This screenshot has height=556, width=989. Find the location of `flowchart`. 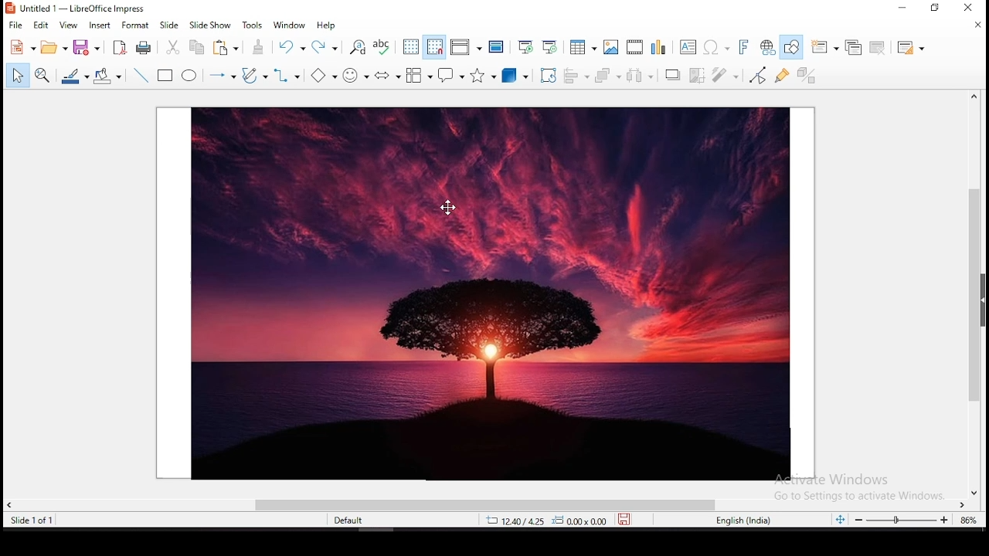

flowchart is located at coordinates (418, 75).